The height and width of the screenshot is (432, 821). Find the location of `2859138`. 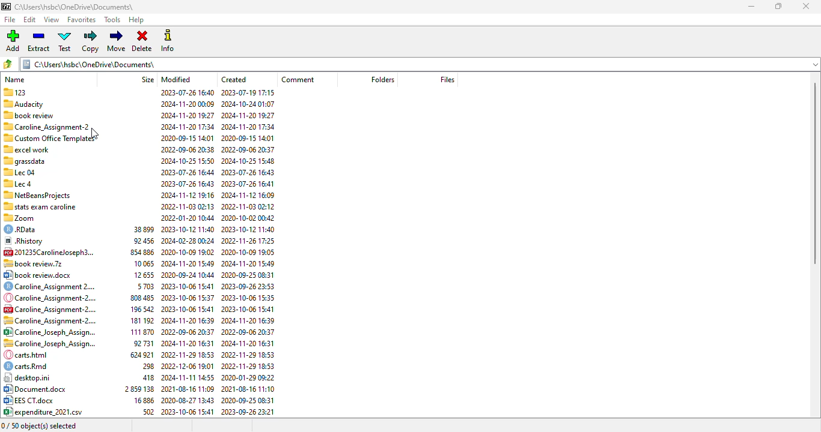

2859138 is located at coordinates (138, 389).